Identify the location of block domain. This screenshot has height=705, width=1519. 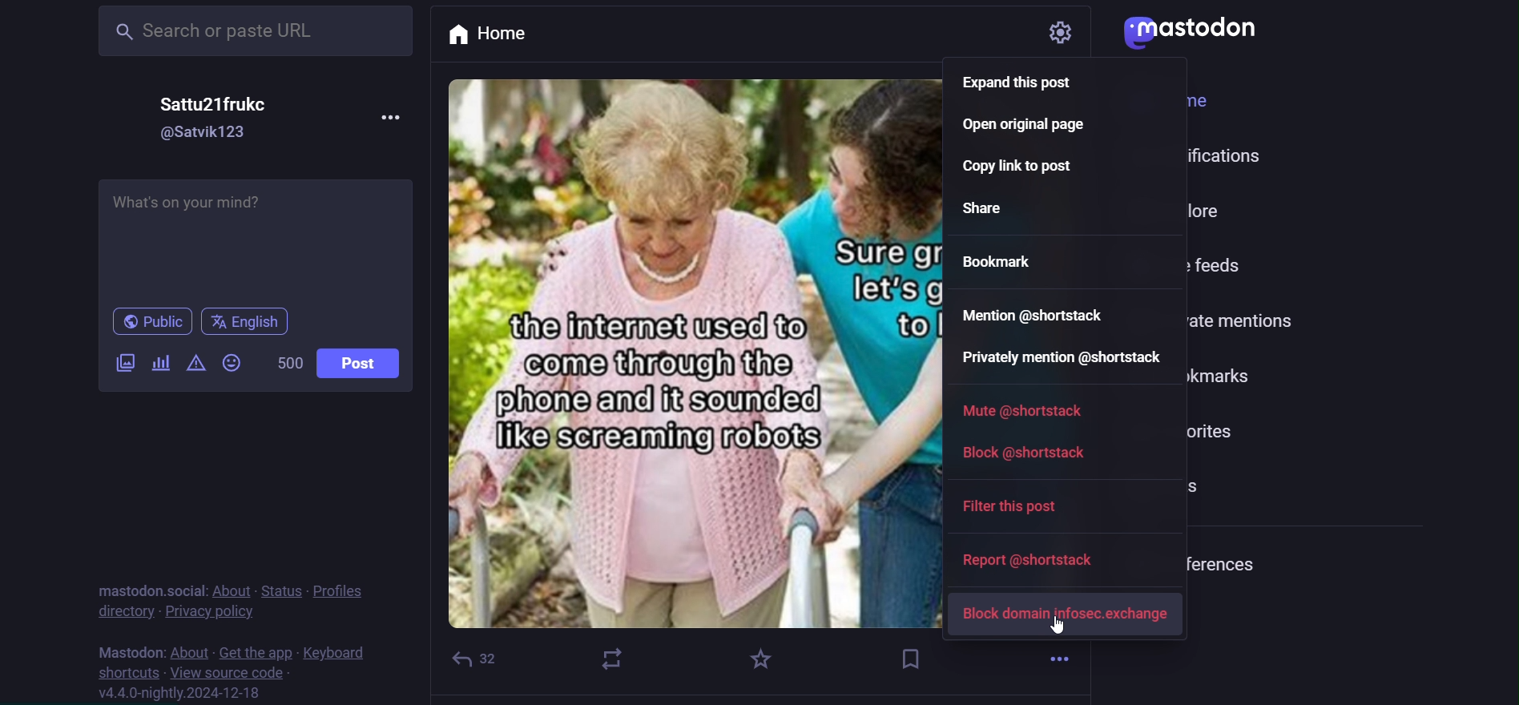
(1066, 614).